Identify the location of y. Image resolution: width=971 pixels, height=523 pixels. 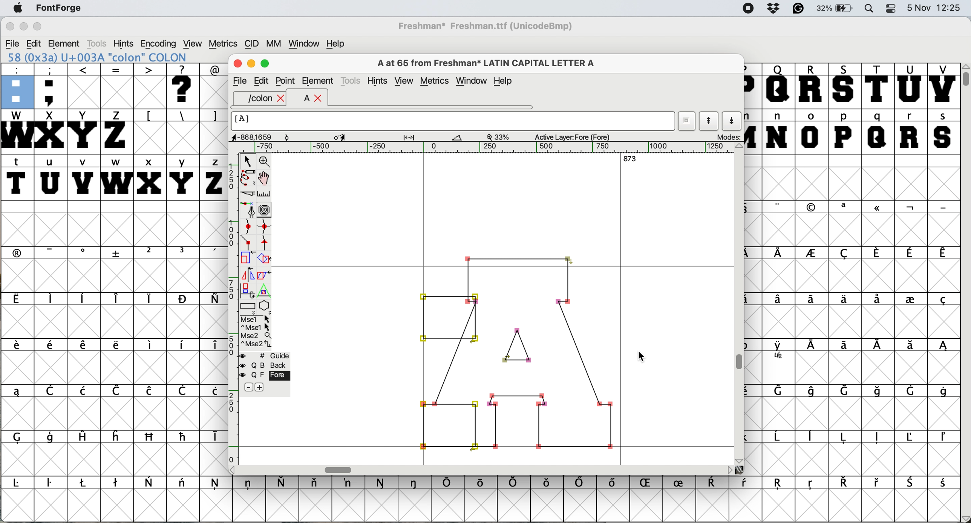
(184, 177).